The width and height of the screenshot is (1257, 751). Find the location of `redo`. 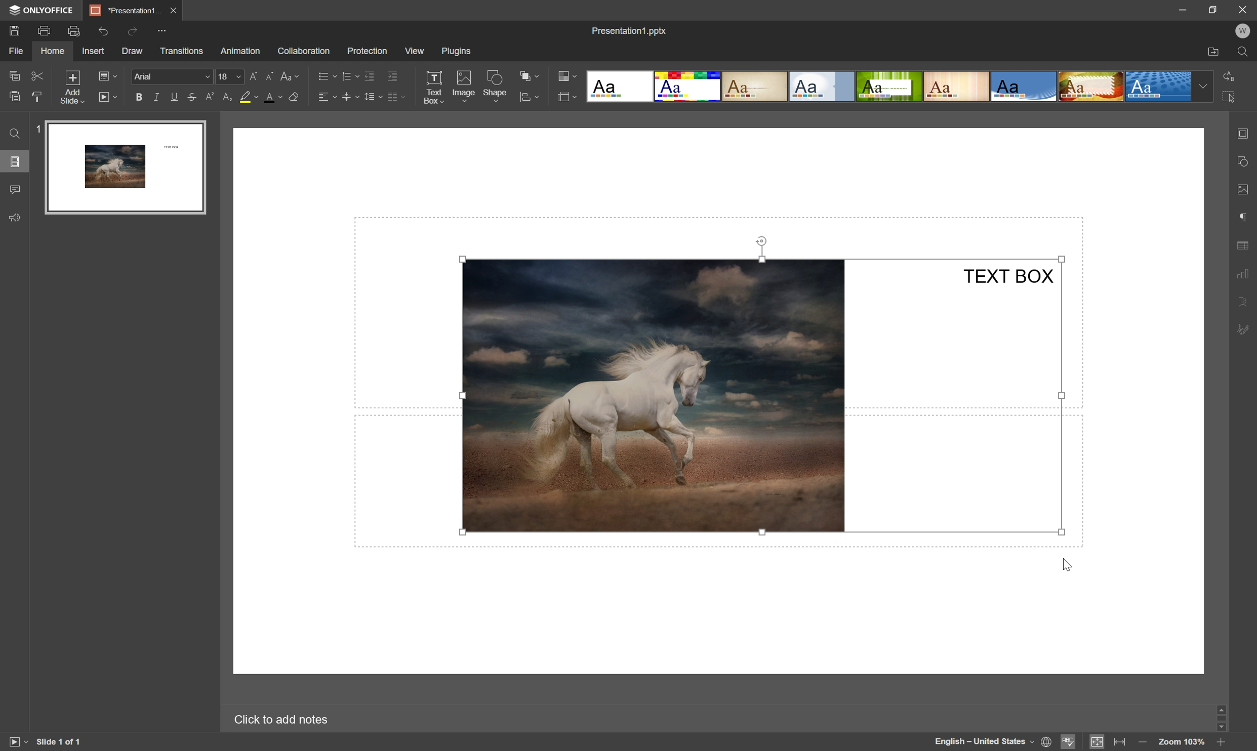

redo is located at coordinates (135, 33).